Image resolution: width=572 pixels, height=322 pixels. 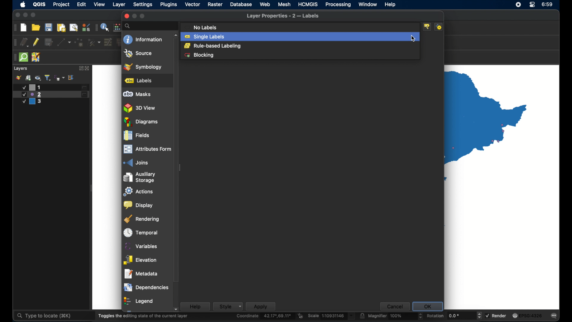 I want to click on layer 2, so click(x=51, y=95).